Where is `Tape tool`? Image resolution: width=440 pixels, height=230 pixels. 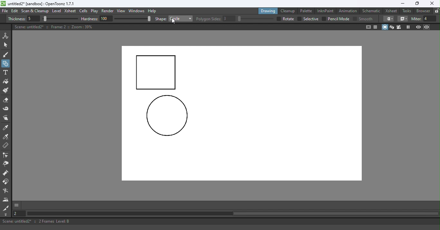 Tape tool is located at coordinates (7, 109).